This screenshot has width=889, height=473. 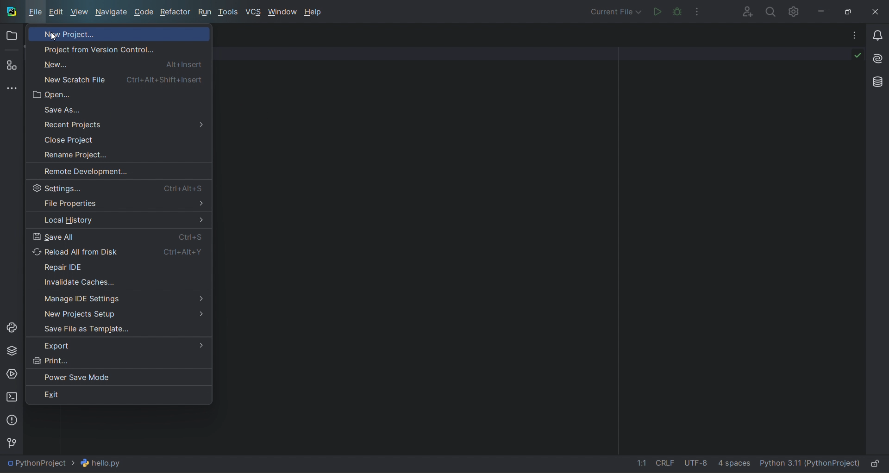 What do you see at coordinates (116, 110) in the screenshot?
I see `save as` at bounding box center [116, 110].